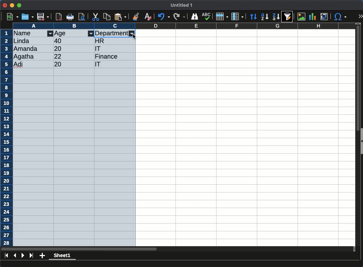 The height and width of the screenshot is (267, 363). What do you see at coordinates (63, 256) in the screenshot?
I see `sheet 1` at bounding box center [63, 256].